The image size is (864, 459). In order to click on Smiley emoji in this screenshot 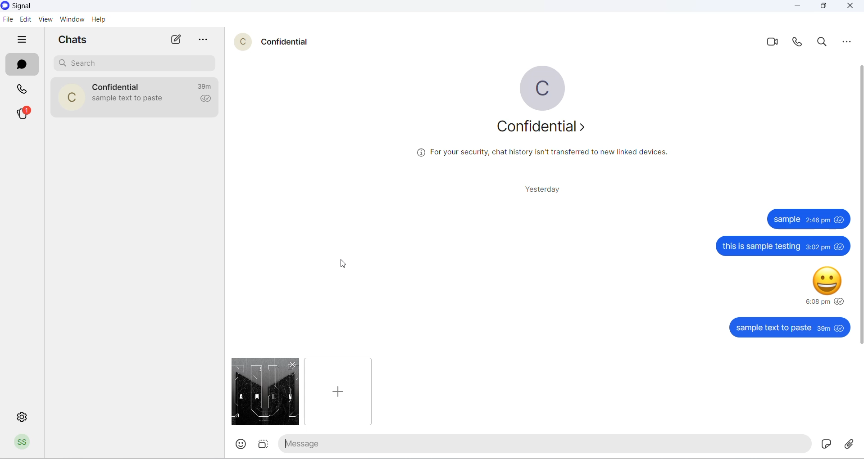, I will do `click(831, 279)`.